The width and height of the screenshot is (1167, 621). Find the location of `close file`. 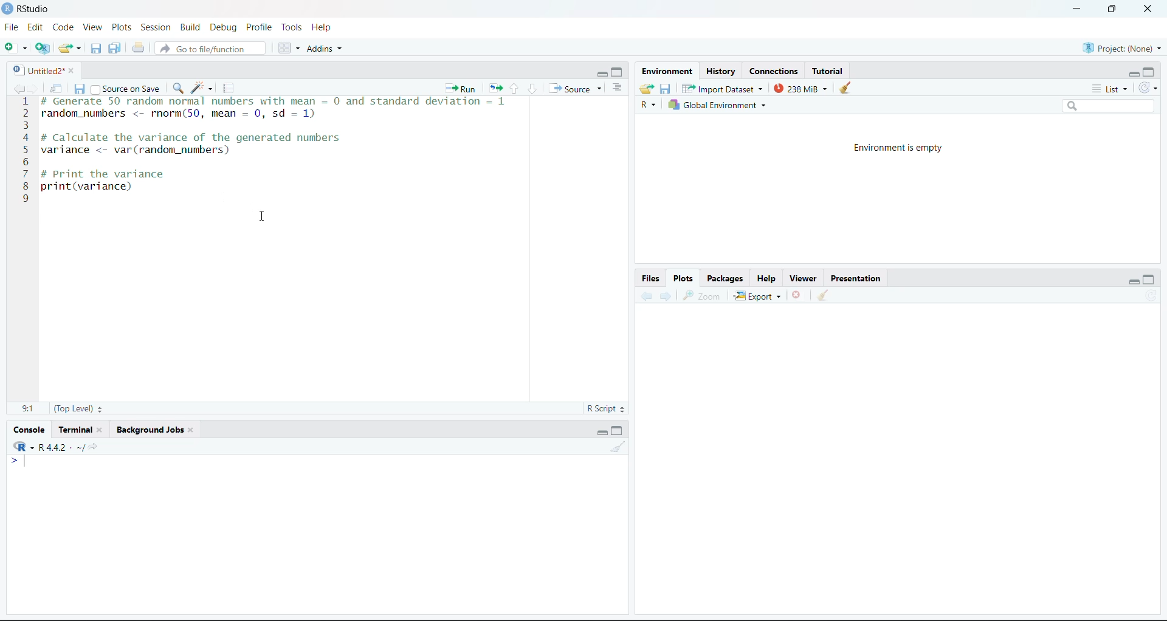

close file is located at coordinates (797, 295).